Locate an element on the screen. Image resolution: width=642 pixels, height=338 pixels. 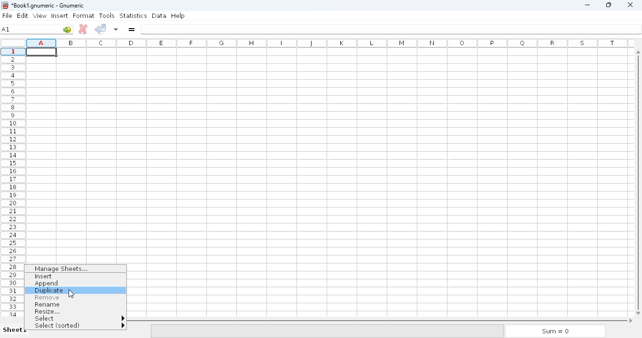
view is located at coordinates (40, 15).